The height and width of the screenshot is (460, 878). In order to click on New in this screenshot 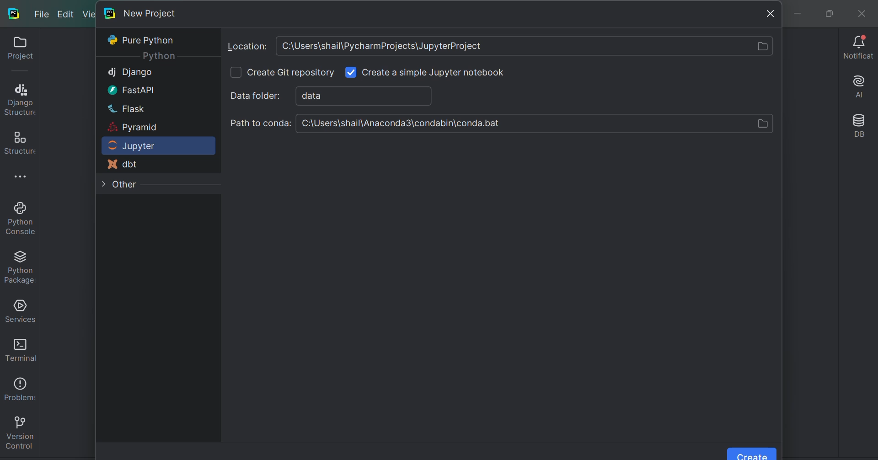, I will do `click(88, 13)`.